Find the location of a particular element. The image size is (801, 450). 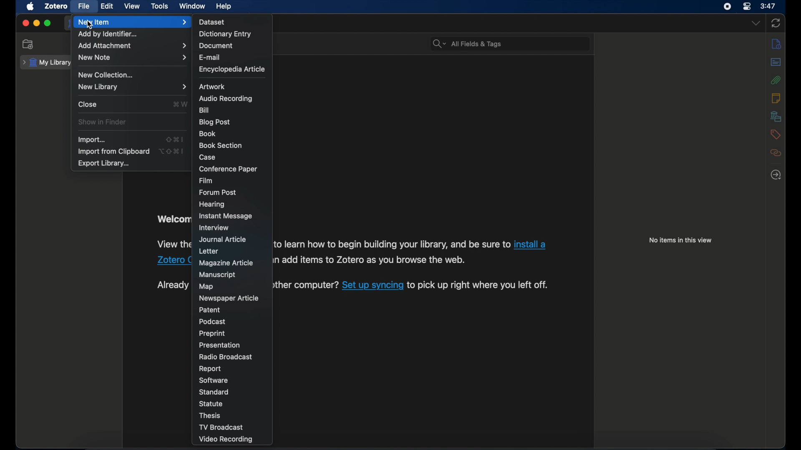

libraries is located at coordinates (776, 116).